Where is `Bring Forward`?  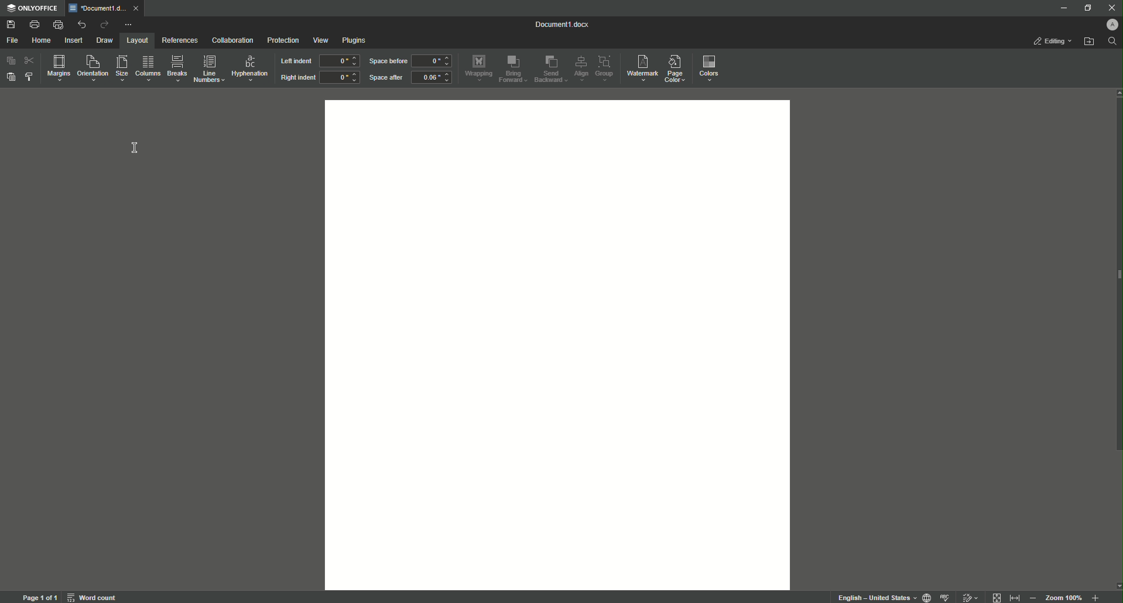 Bring Forward is located at coordinates (515, 69).